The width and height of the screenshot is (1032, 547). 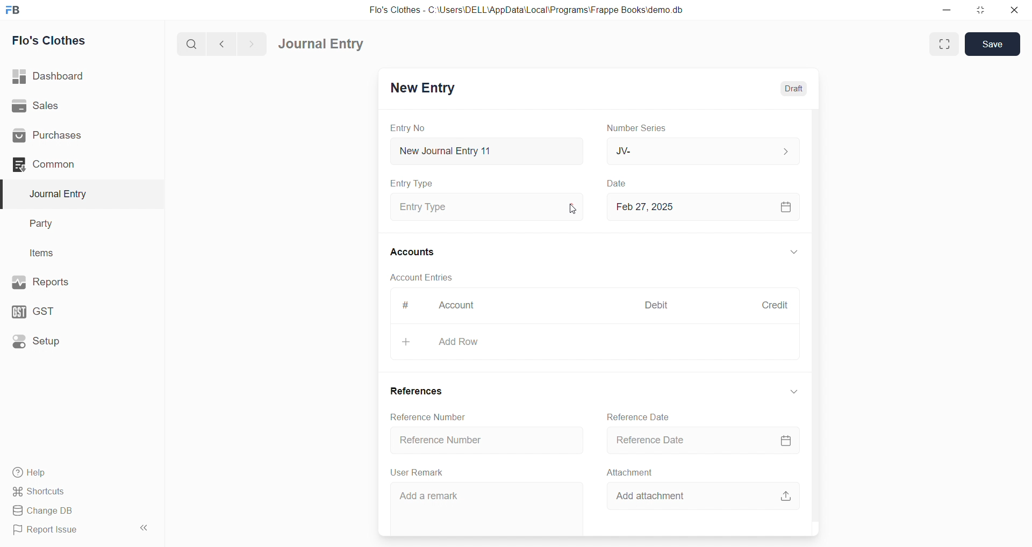 What do you see at coordinates (425, 89) in the screenshot?
I see `New Entry` at bounding box center [425, 89].